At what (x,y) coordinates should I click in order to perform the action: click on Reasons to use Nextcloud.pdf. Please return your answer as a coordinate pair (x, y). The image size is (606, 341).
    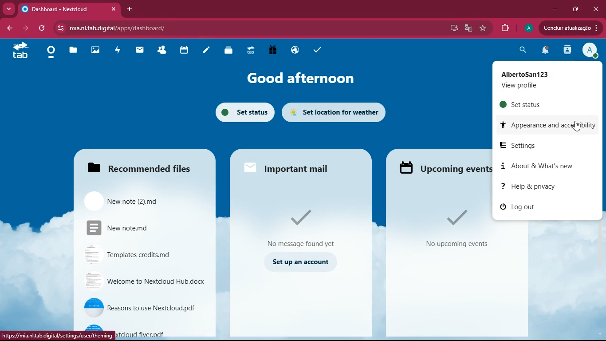
    Looking at the image, I should click on (143, 308).